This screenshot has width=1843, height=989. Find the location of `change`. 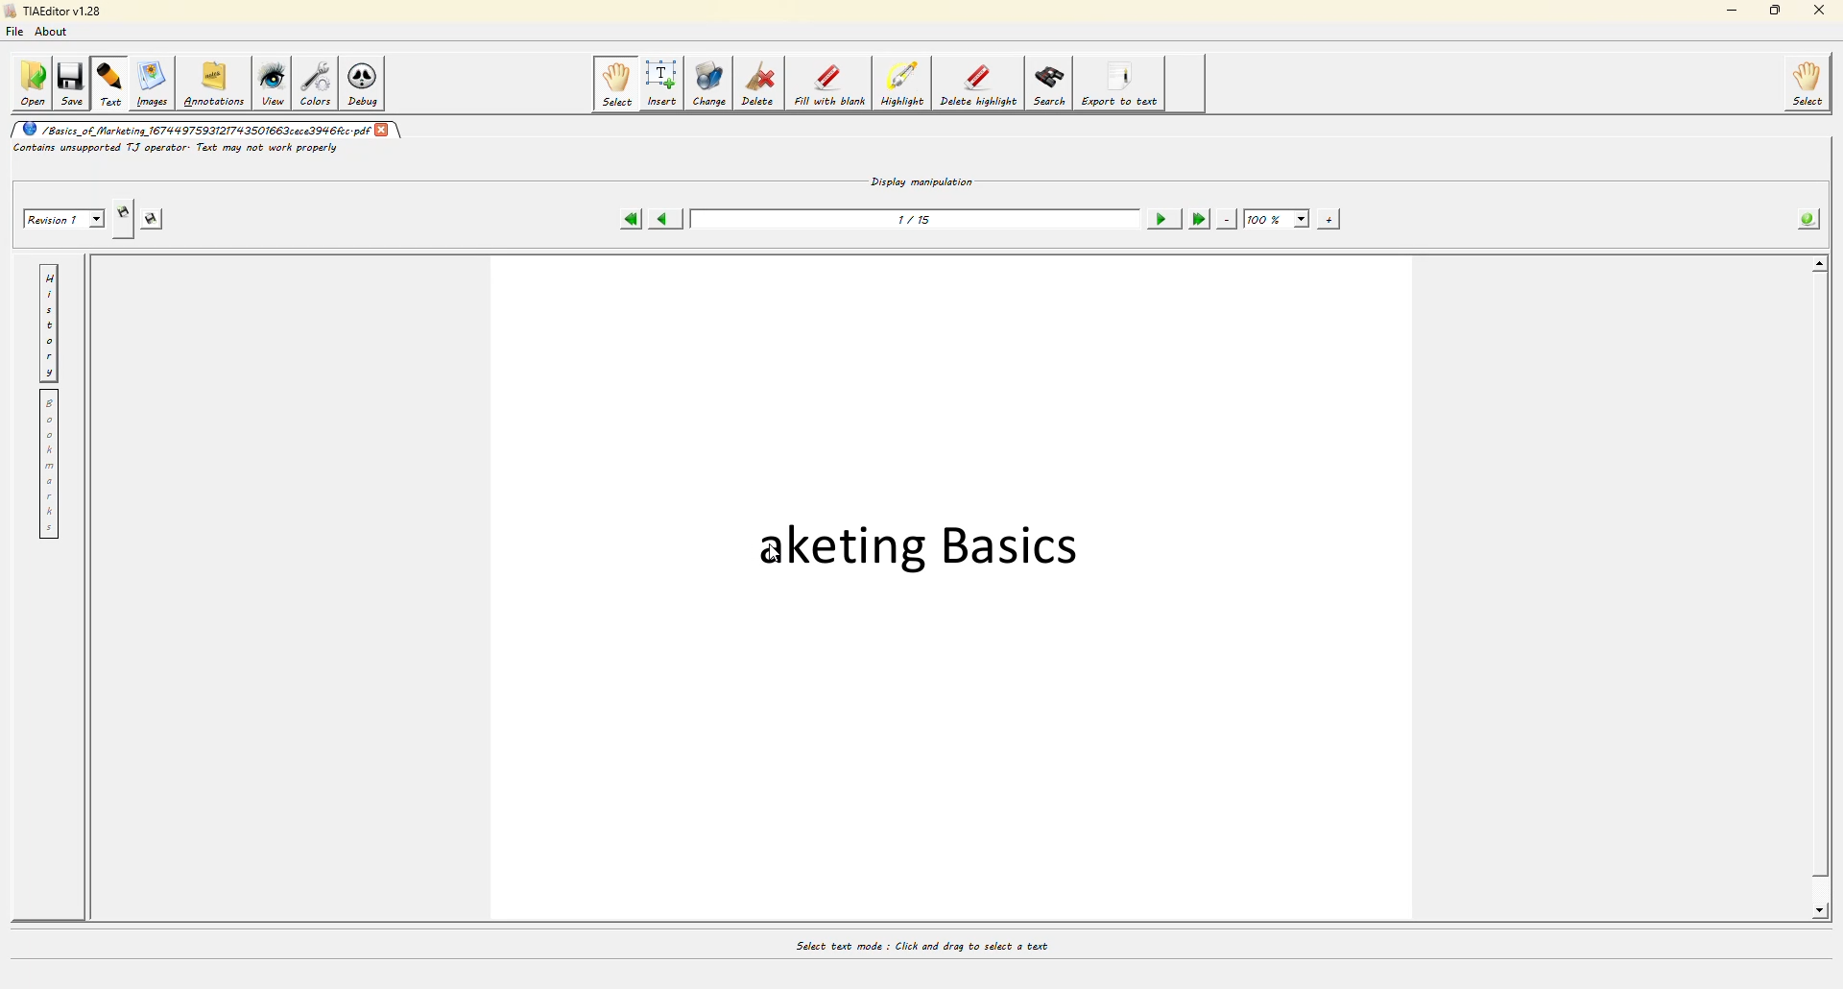

change is located at coordinates (707, 83).